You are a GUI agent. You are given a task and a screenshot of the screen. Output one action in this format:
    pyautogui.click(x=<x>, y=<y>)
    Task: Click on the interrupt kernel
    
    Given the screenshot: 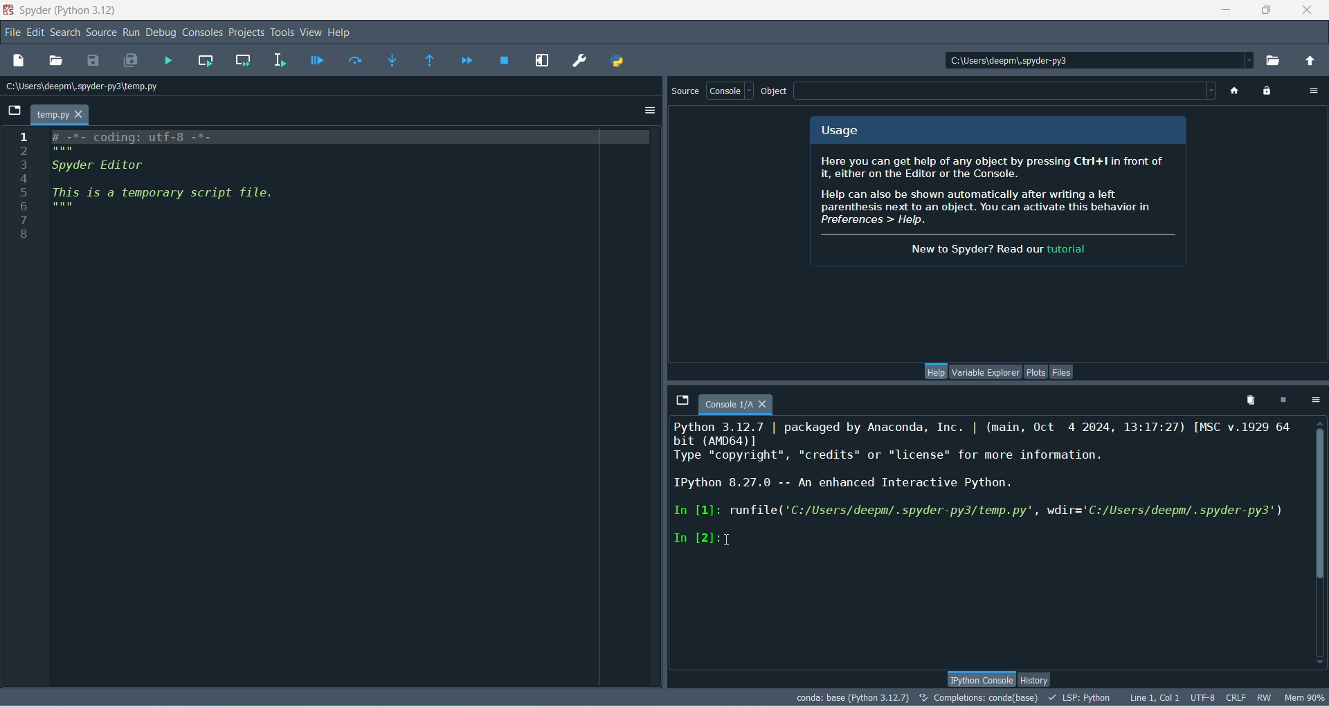 What is the action you would take?
    pyautogui.click(x=1287, y=400)
    